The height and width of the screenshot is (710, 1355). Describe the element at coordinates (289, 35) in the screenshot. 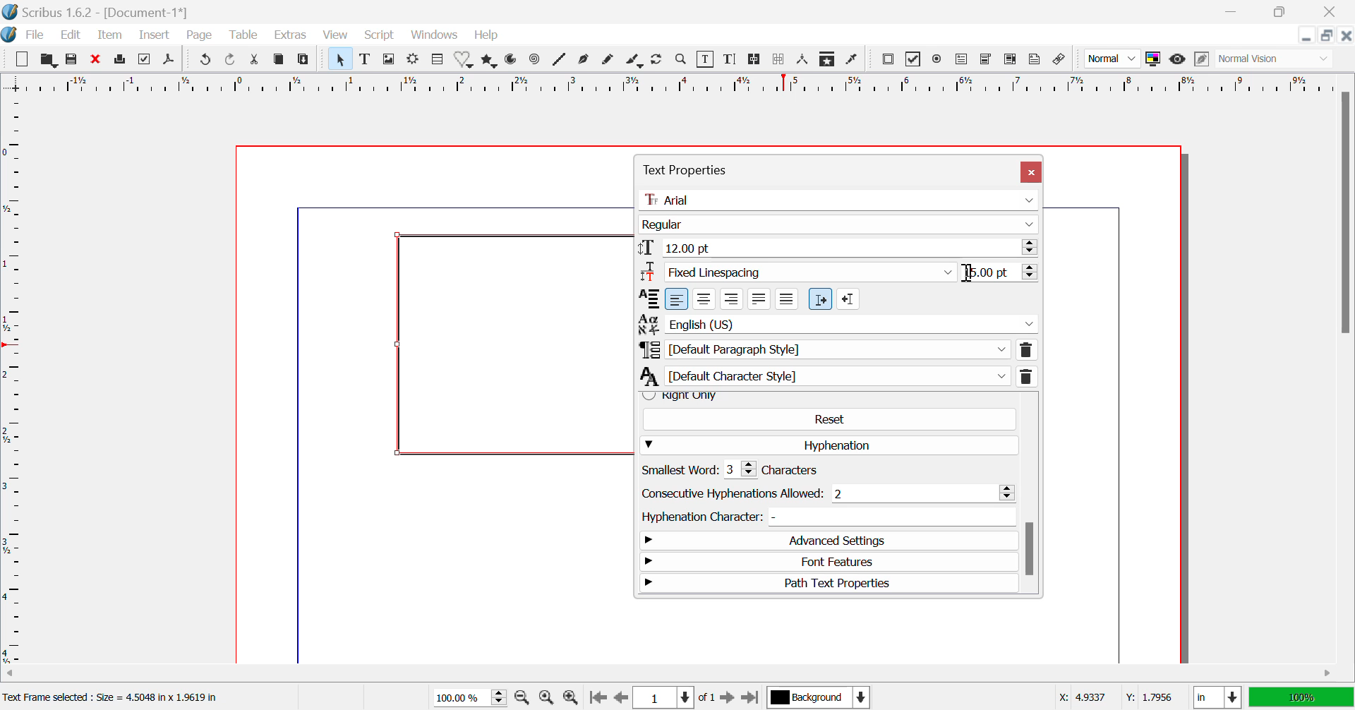

I see `Extras` at that location.